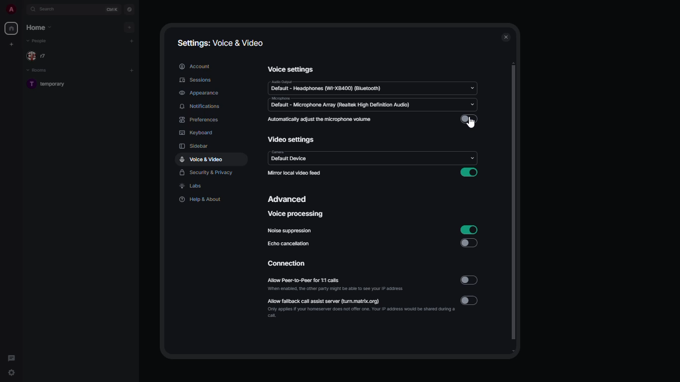 This screenshot has height=382, width=680. I want to click on allow peer-to-peer for 1:1 calls, so click(337, 285).